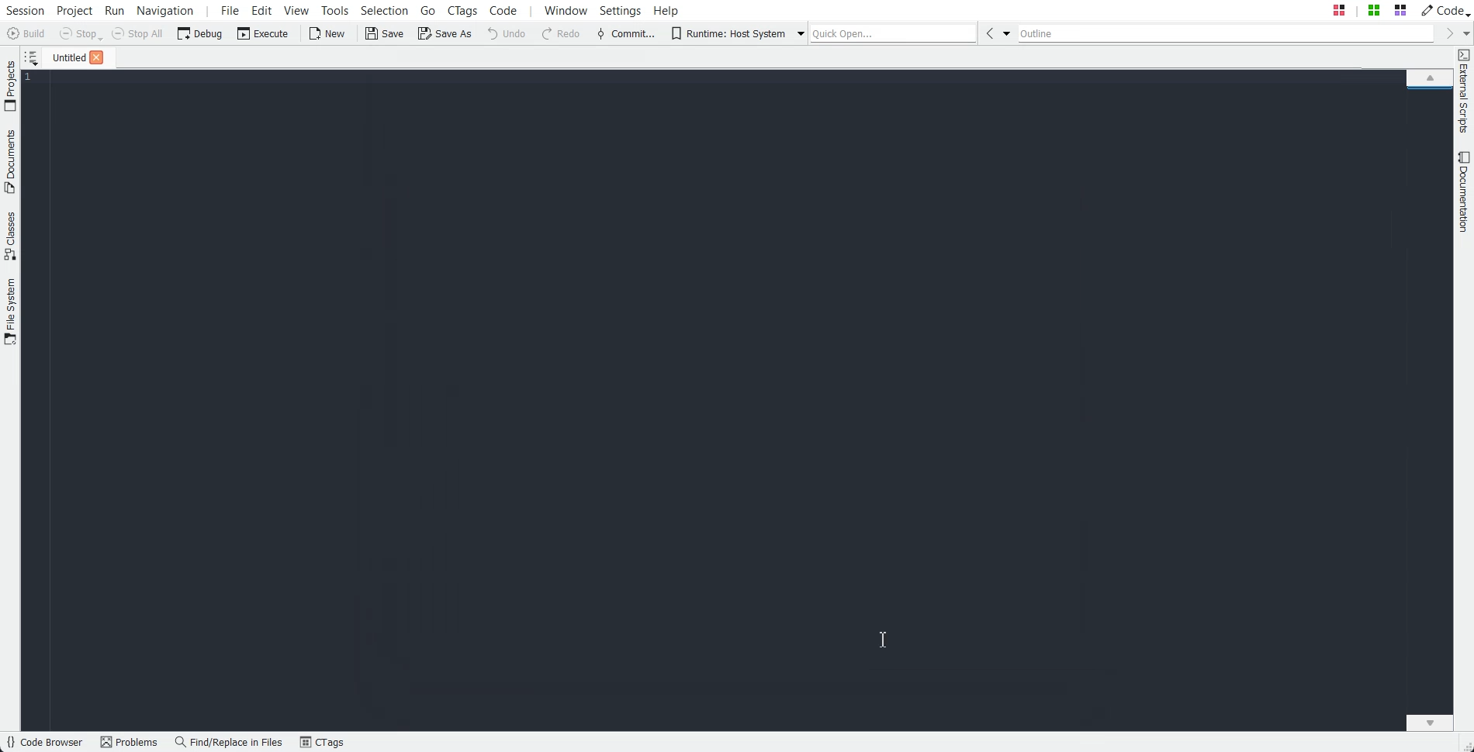 This screenshot has height=752, width=1474. Describe the element at coordinates (1465, 33) in the screenshot. I see `Drop down box` at that location.